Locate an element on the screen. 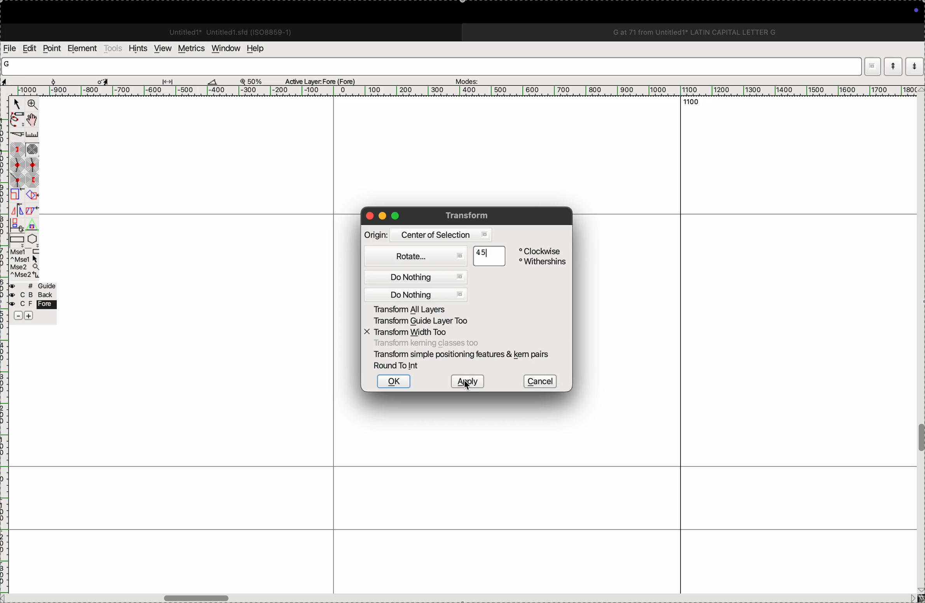 The image size is (925, 603). Transform all layers is located at coordinates (418, 309).